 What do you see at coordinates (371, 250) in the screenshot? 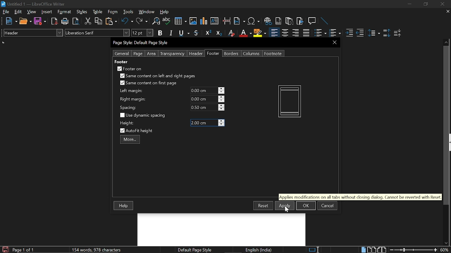
I see `Multiple page view` at bounding box center [371, 250].